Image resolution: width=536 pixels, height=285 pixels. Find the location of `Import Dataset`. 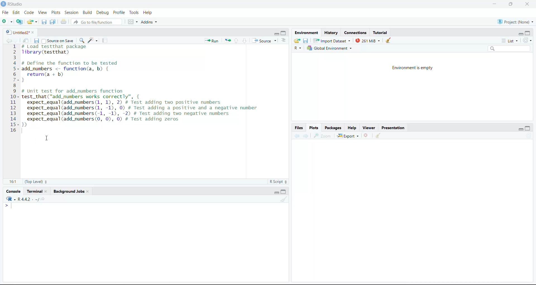

Import Dataset is located at coordinates (332, 41).